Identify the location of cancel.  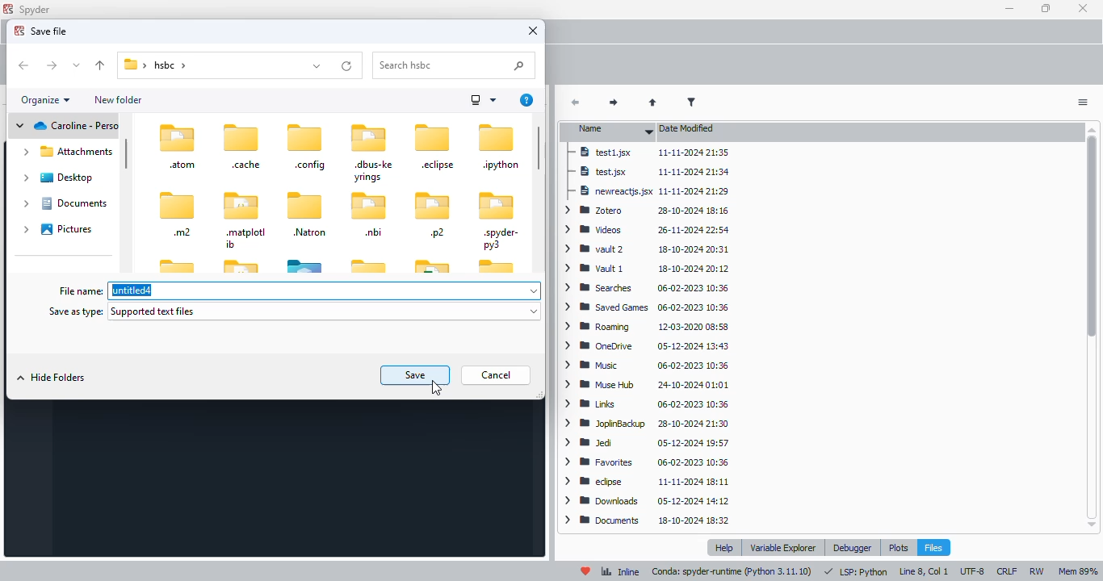
(497, 375).